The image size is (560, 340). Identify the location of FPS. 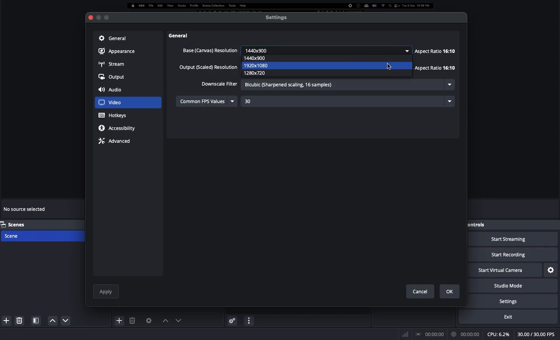
(537, 335).